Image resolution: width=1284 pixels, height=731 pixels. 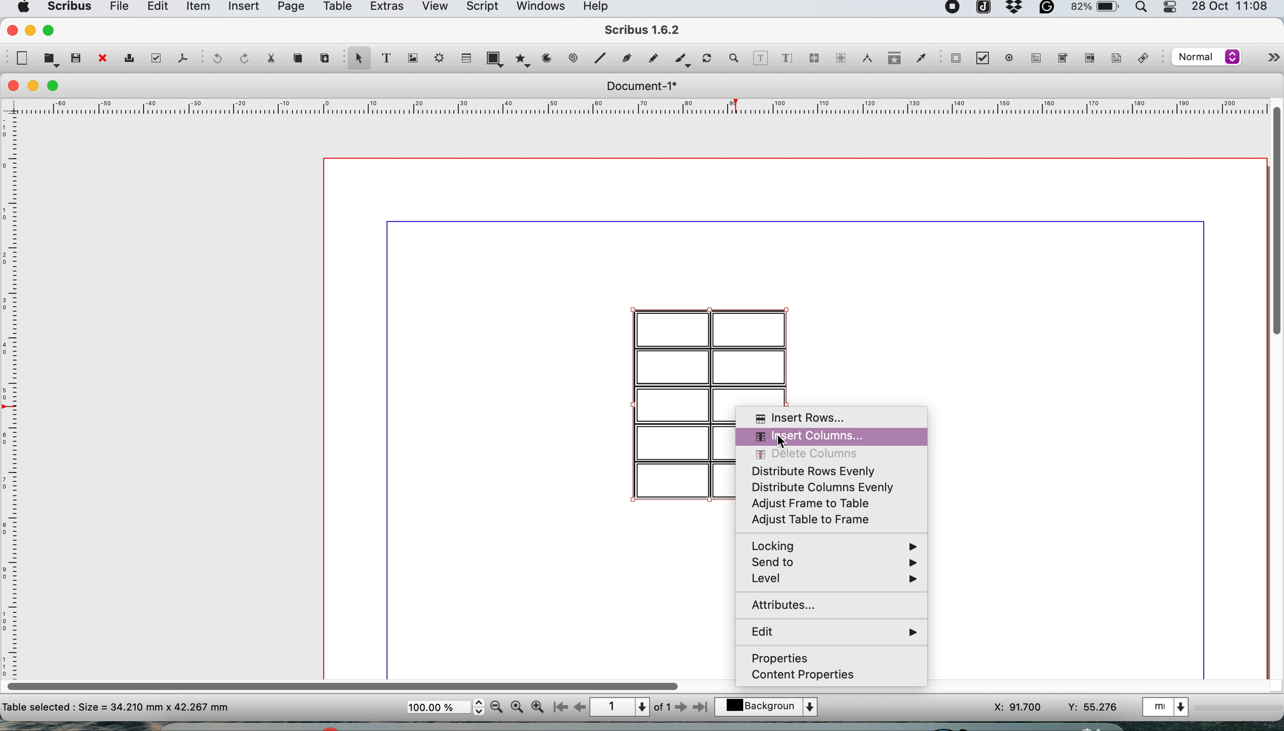 I want to click on pdf text field, so click(x=1034, y=58).